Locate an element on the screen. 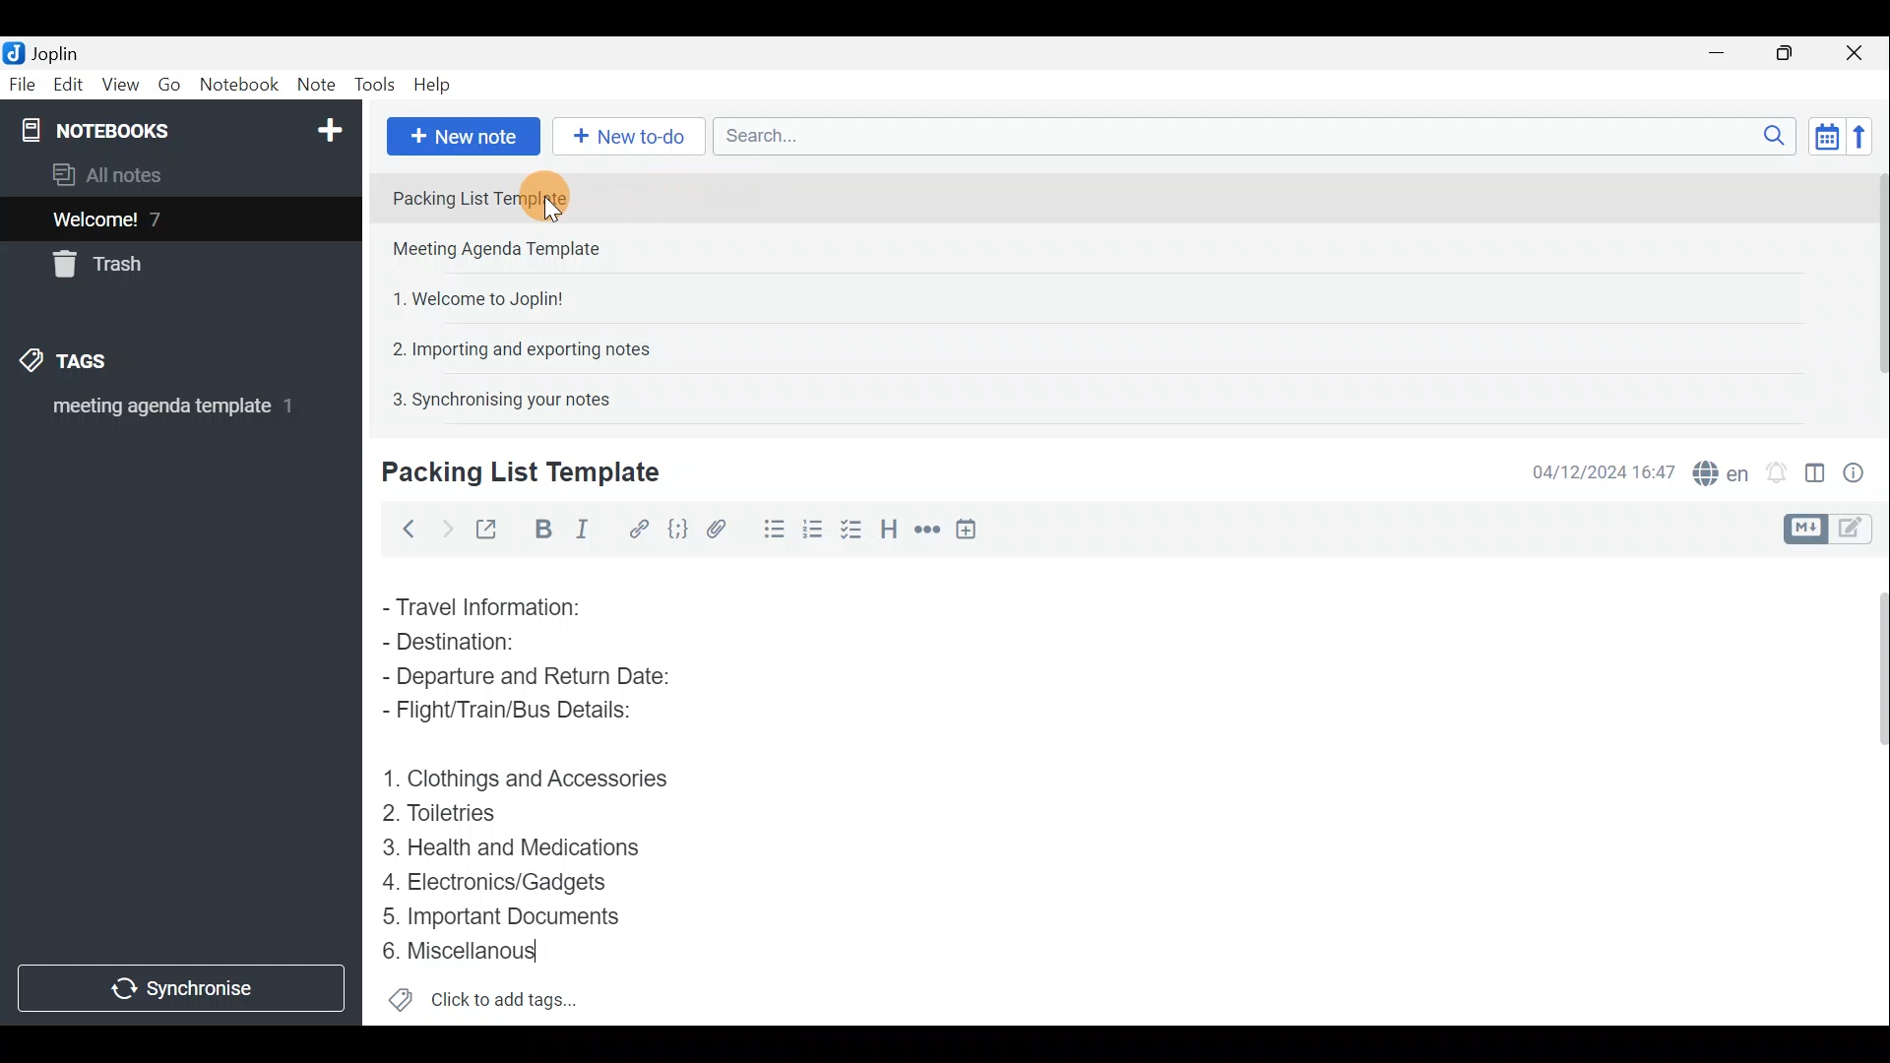  Toggle external editing is located at coordinates (488, 527).